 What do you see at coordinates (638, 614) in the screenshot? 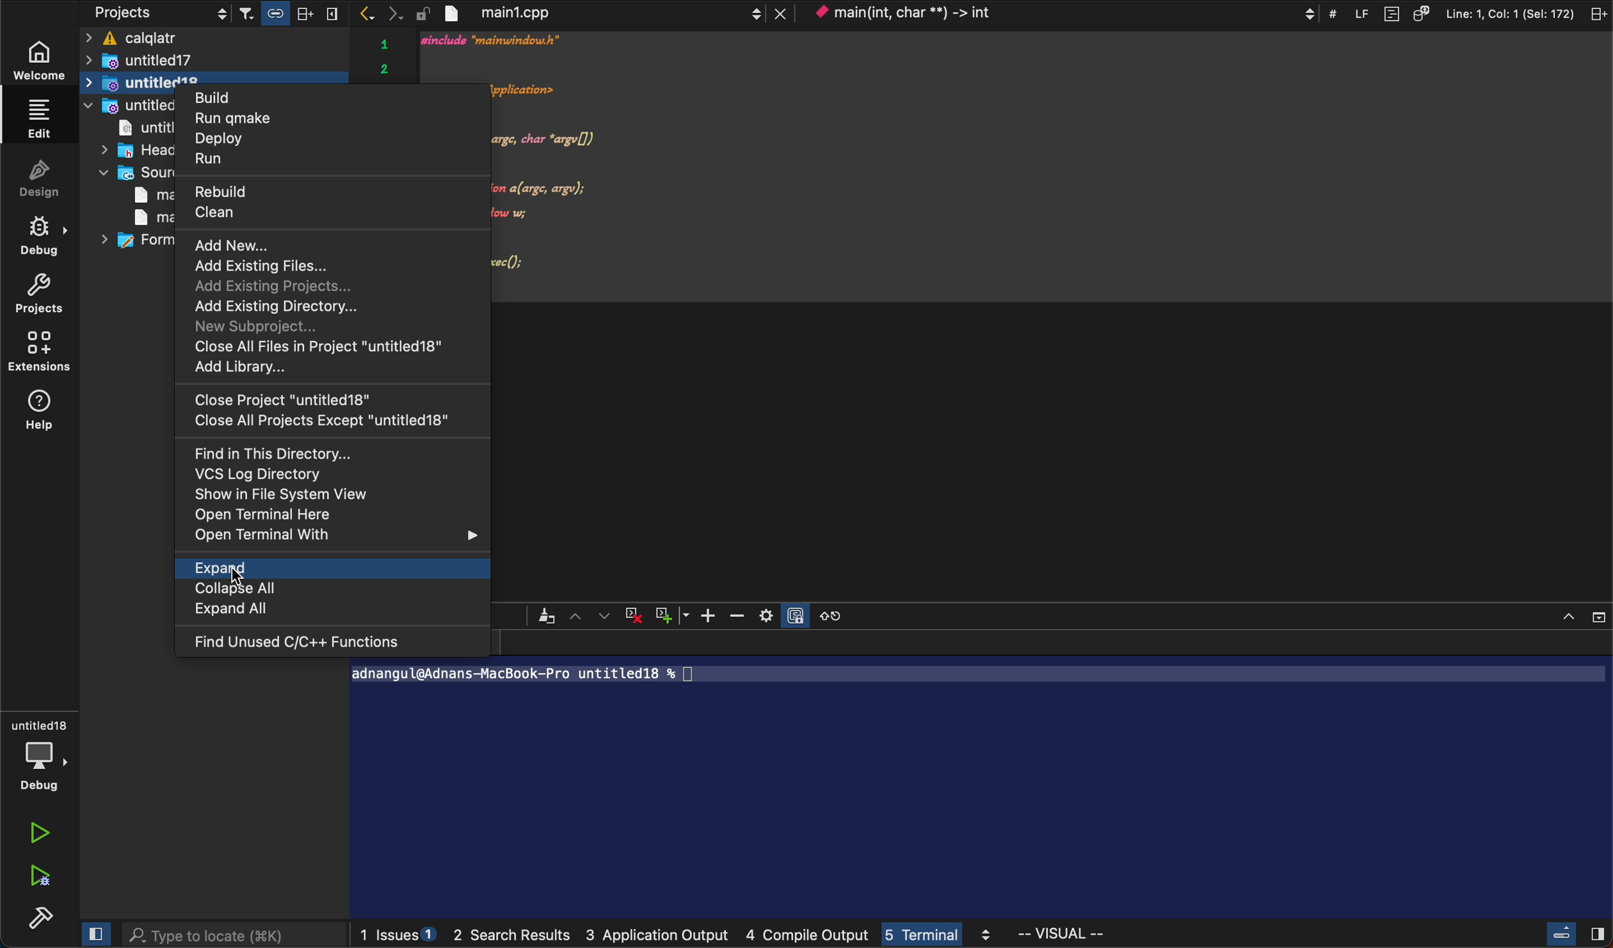
I see `cross` at bounding box center [638, 614].